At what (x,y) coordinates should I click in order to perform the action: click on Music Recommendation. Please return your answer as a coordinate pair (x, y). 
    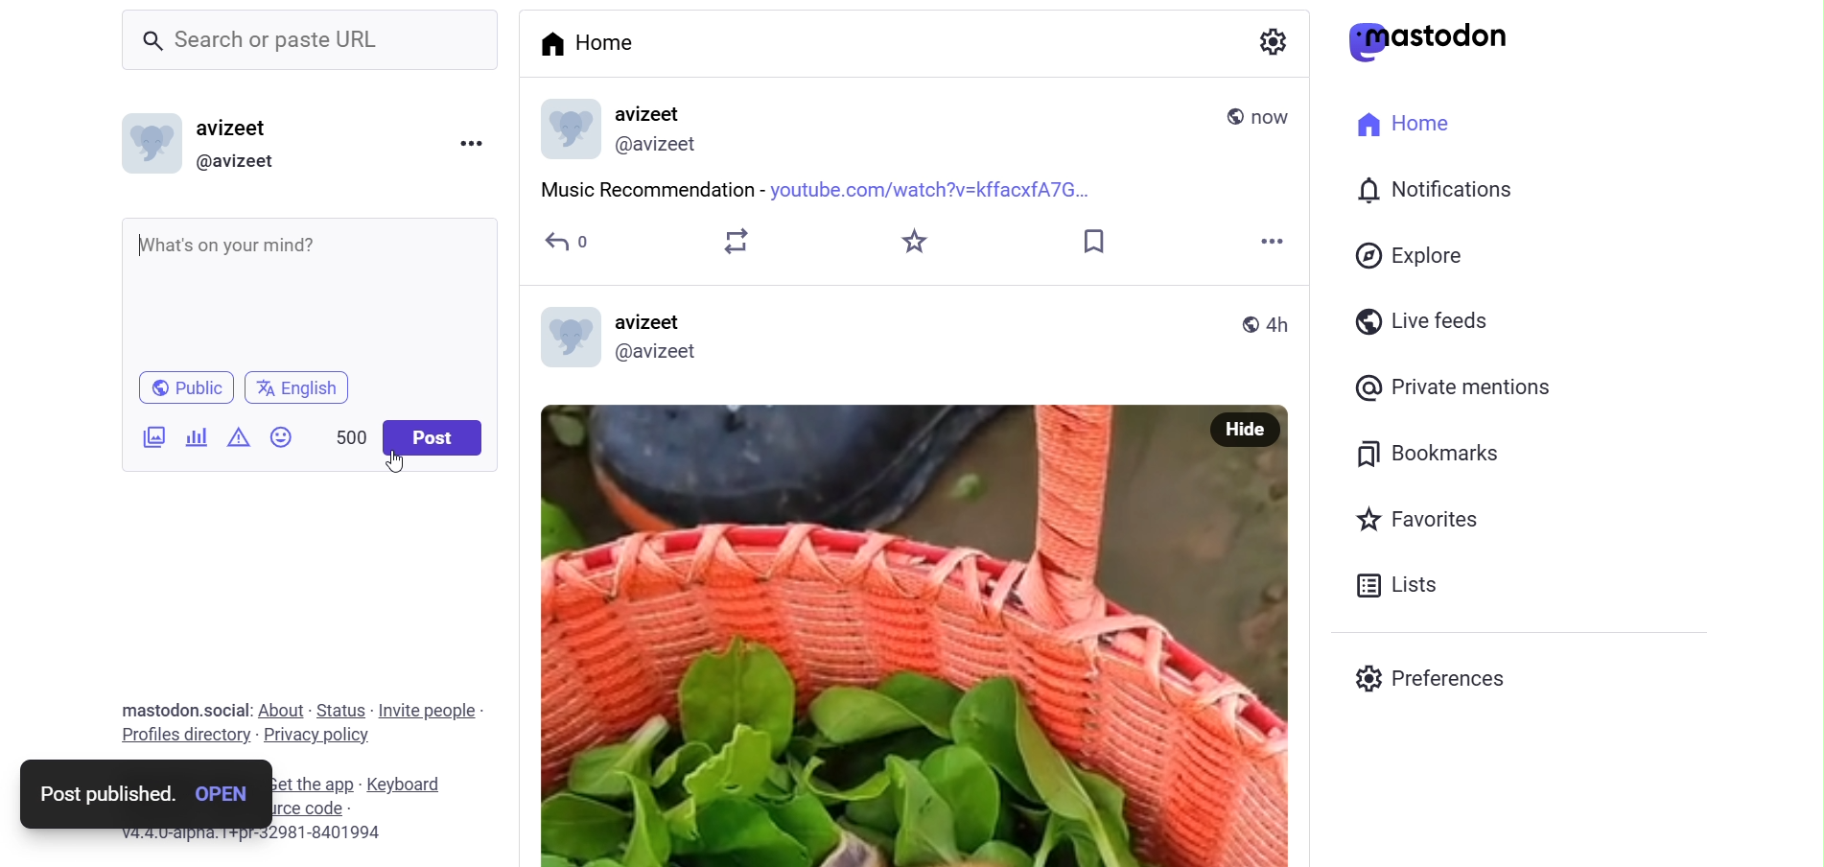
    Looking at the image, I should click on (650, 188).